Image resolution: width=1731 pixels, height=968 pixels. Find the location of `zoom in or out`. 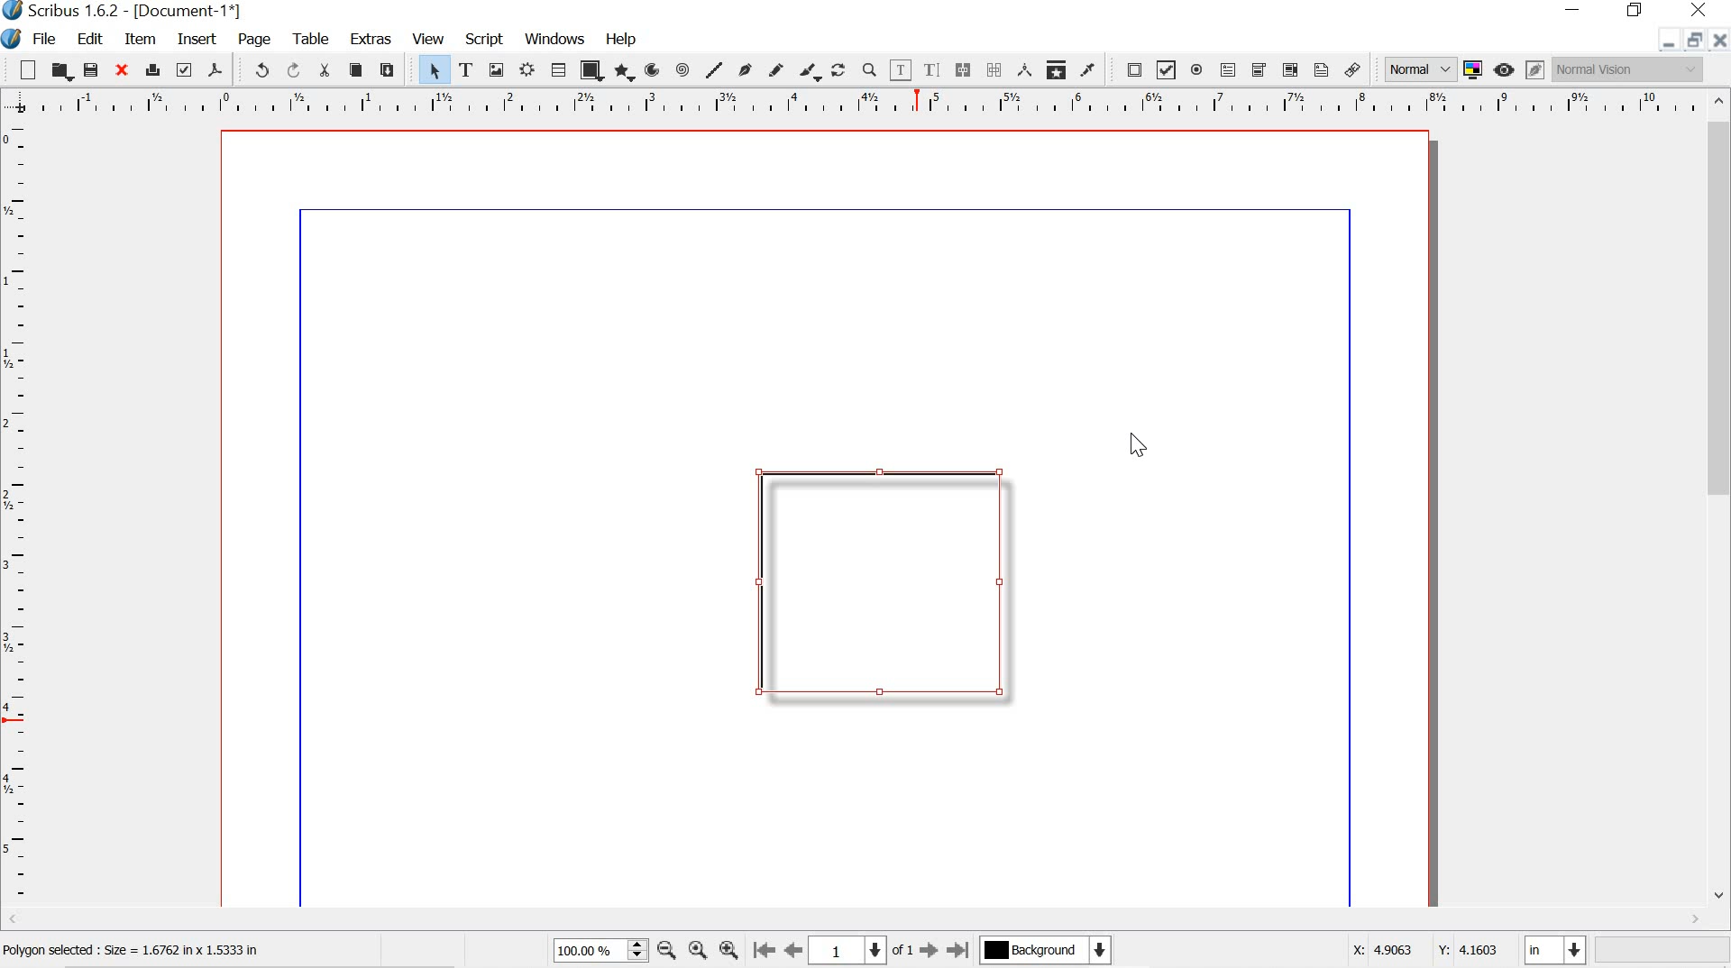

zoom in or out is located at coordinates (869, 69).